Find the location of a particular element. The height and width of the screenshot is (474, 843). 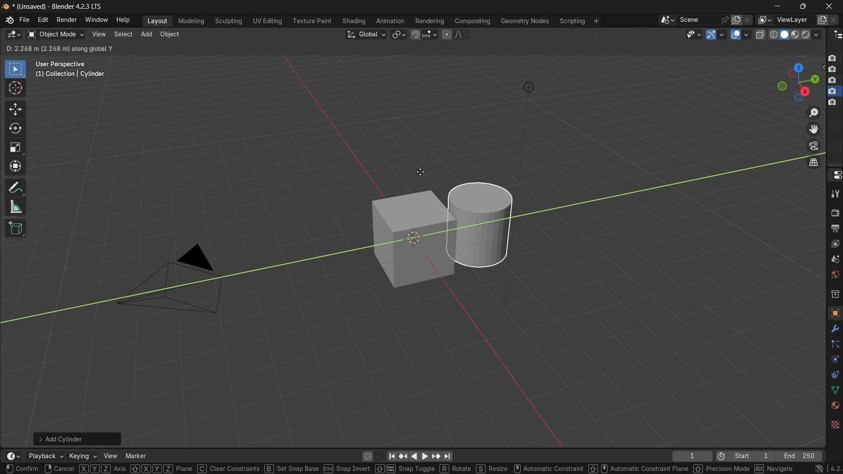

resize is located at coordinates (492, 468).